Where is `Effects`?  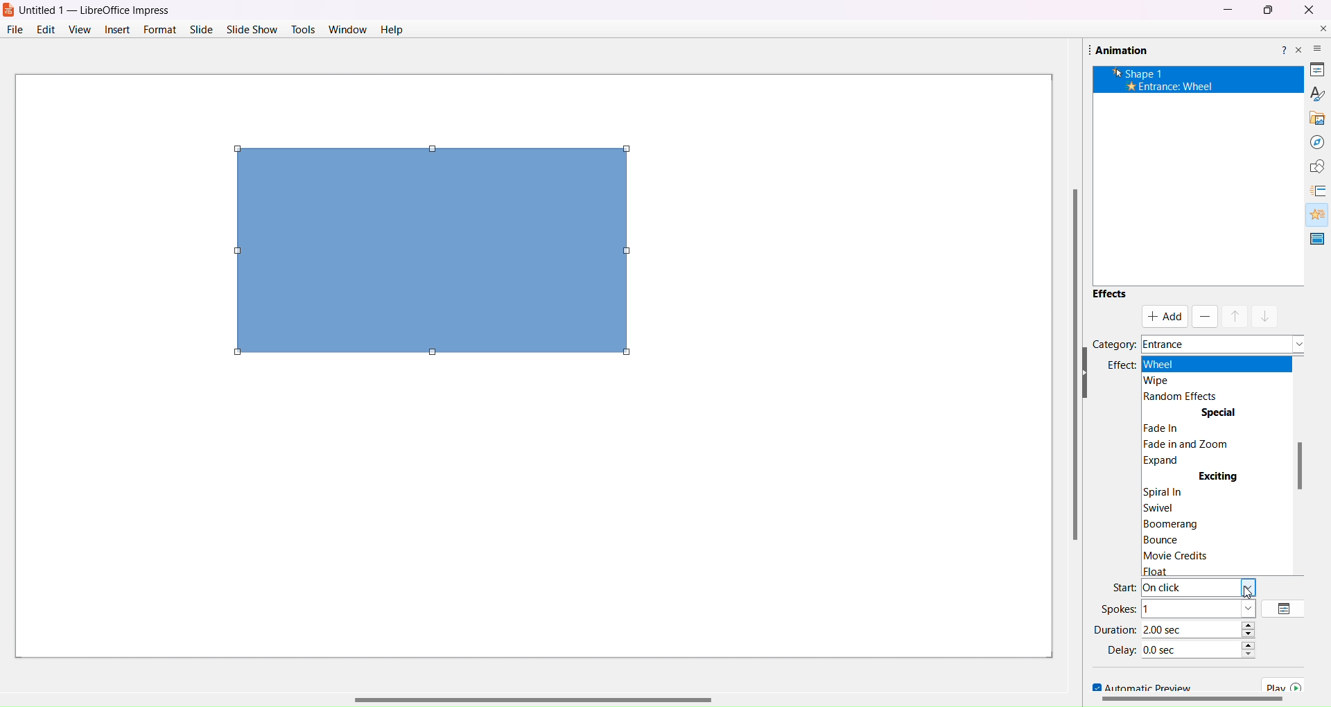 Effects is located at coordinates (1109, 293).